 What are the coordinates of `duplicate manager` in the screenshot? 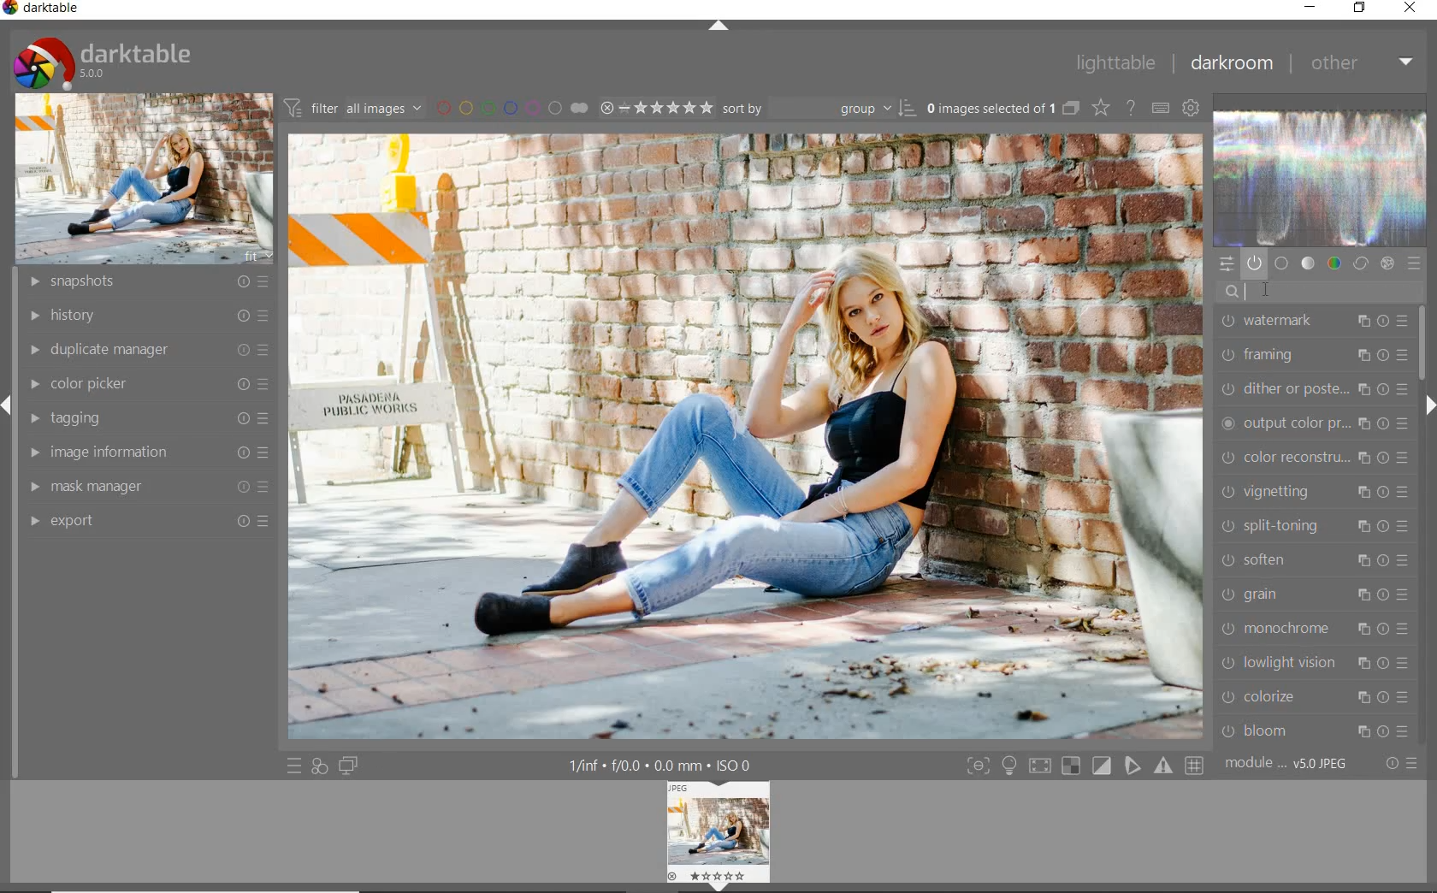 It's located at (144, 351).